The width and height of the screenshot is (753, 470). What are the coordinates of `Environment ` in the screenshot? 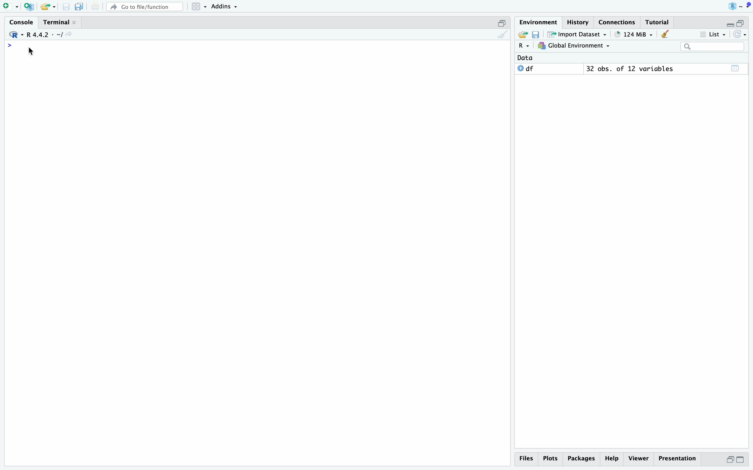 It's located at (539, 22).